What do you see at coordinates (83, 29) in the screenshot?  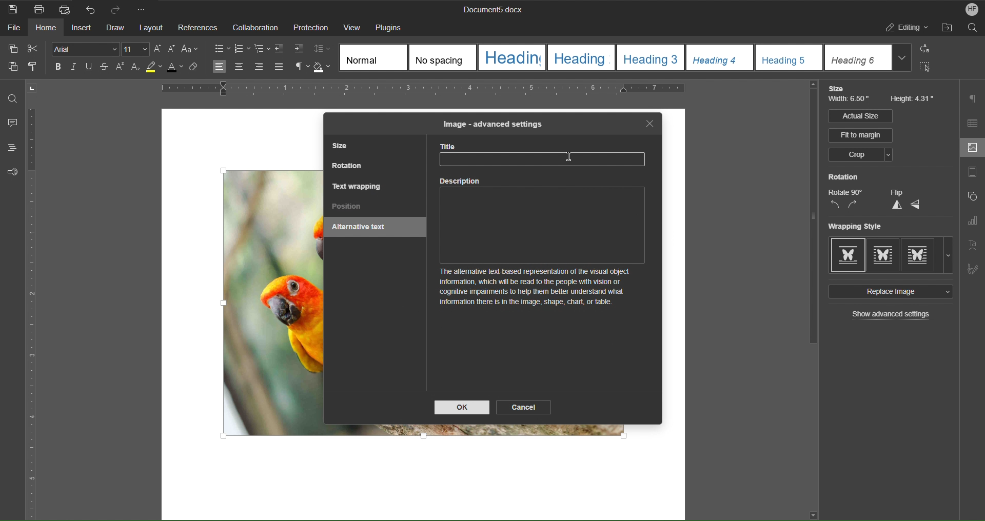 I see `Insert` at bounding box center [83, 29].